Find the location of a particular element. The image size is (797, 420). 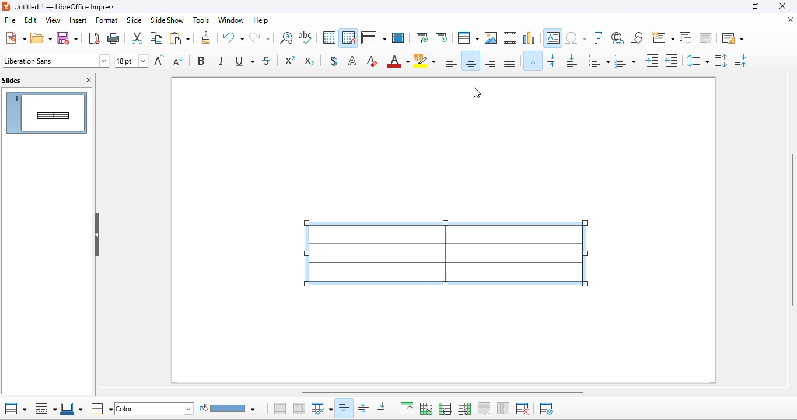

toggle unordered list is located at coordinates (599, 60).